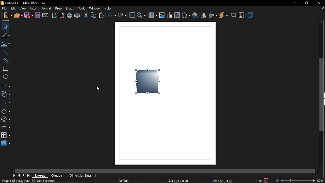 The width and height of the screenshot is (325, 183). Describe the element at coordinates (6, 144) in the screenshot. I see `3d shapes` at that location.